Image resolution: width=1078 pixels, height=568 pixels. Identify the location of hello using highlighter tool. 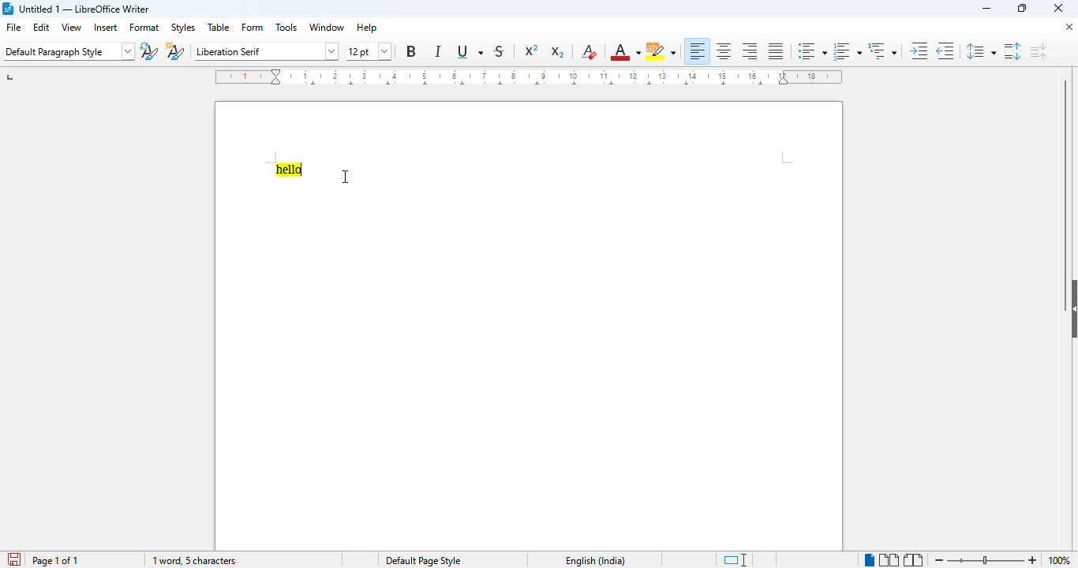
(289, 170).